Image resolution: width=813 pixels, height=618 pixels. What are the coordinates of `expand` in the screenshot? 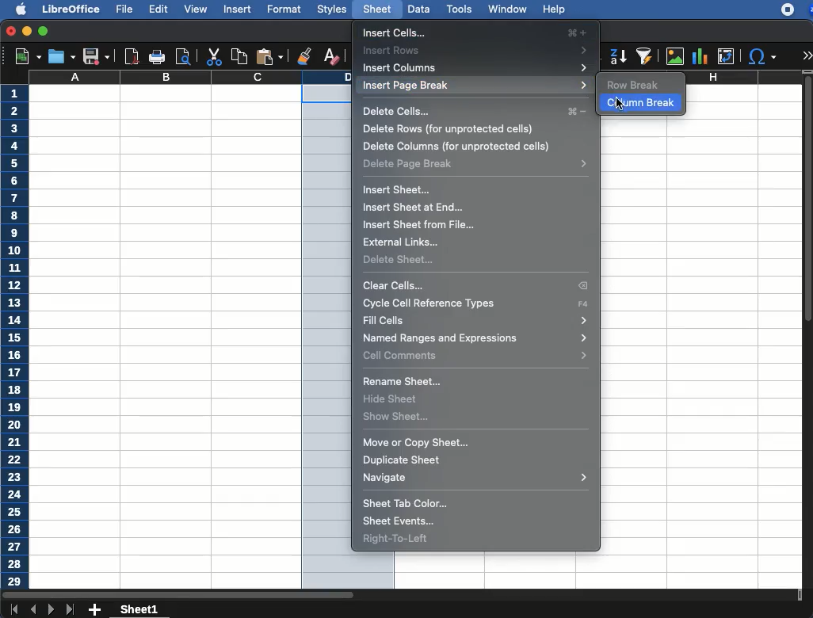 It's located at (807, 55).